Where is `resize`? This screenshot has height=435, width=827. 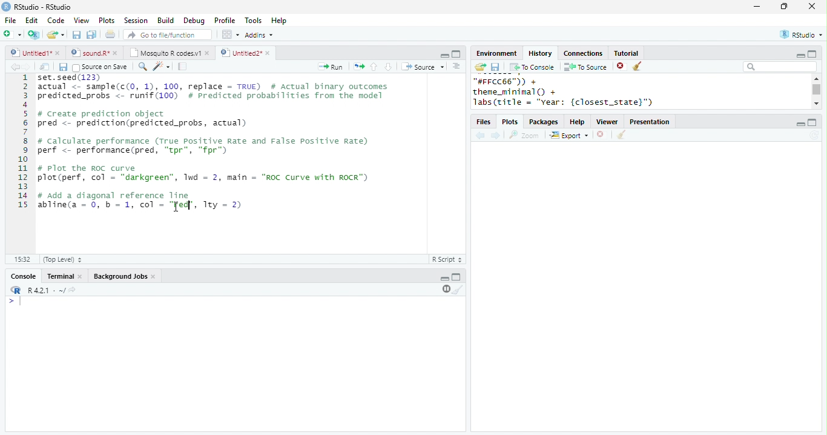 resize is located at coordinates (784, 7).